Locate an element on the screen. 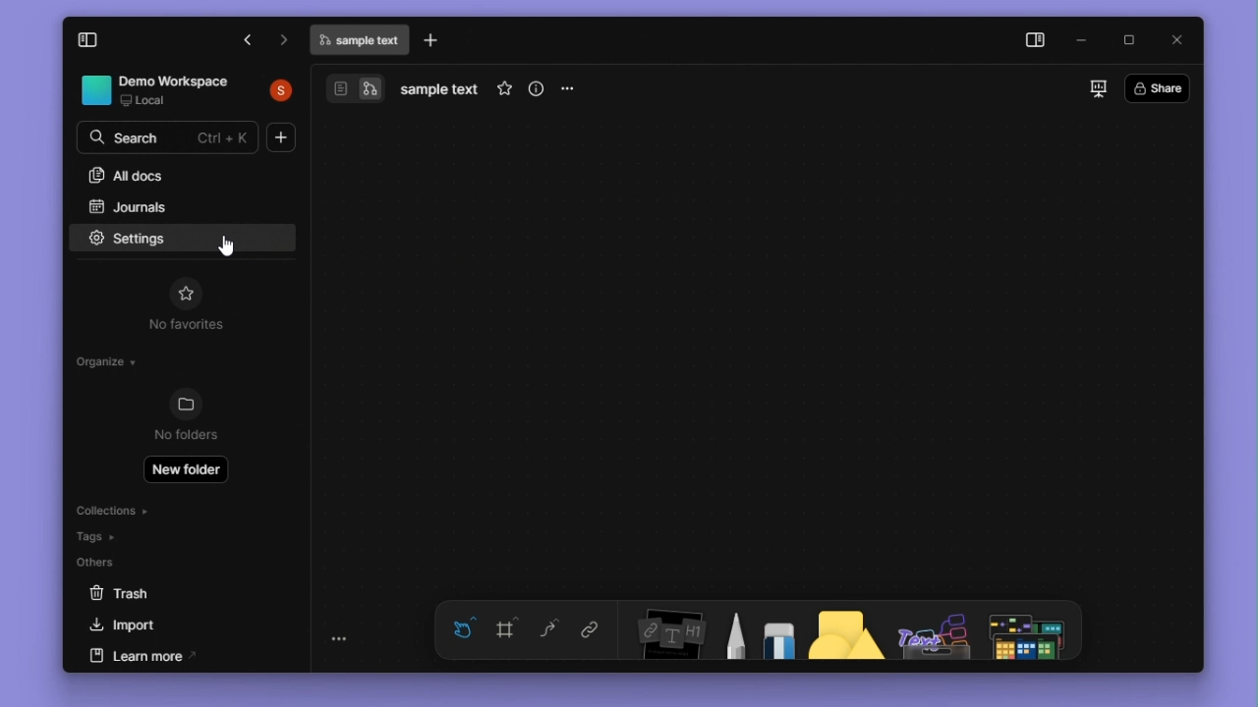  journals is located at coordinates (179, 208).